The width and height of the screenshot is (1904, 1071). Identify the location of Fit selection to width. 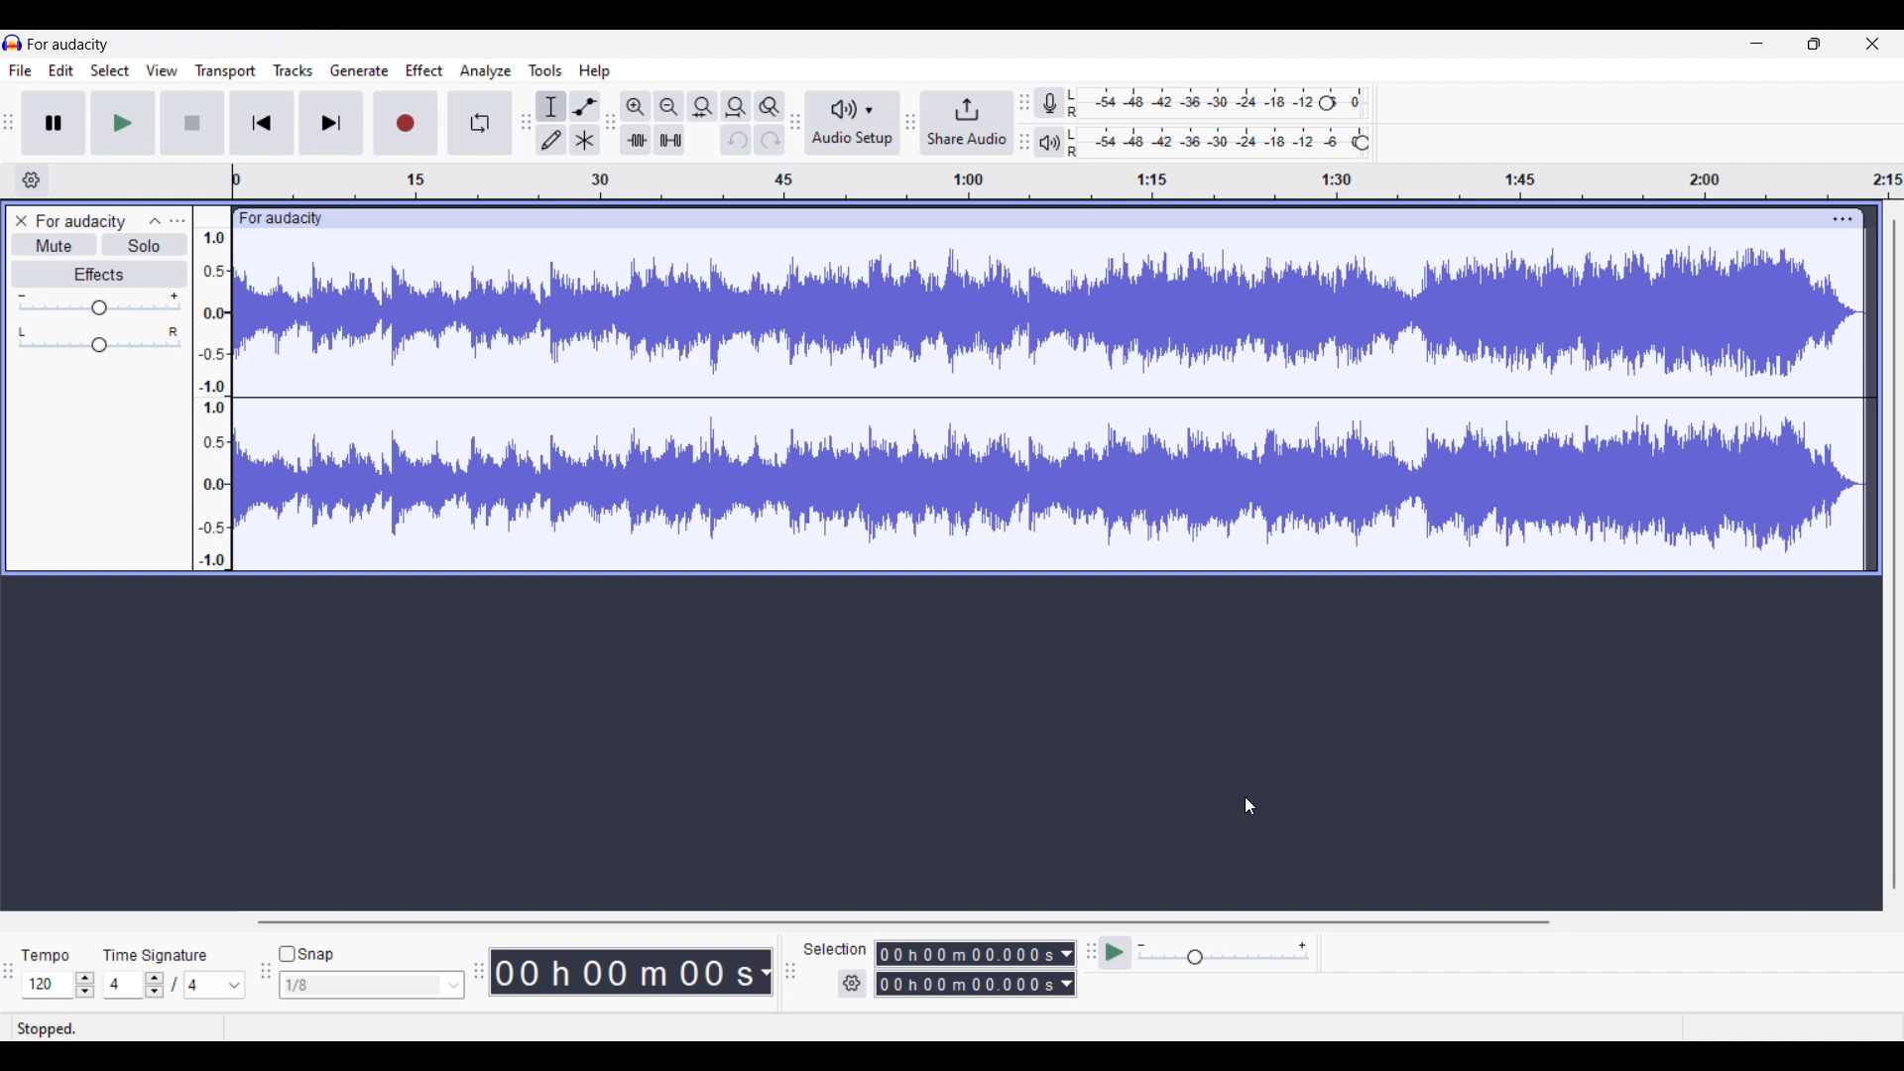
(702, 106).